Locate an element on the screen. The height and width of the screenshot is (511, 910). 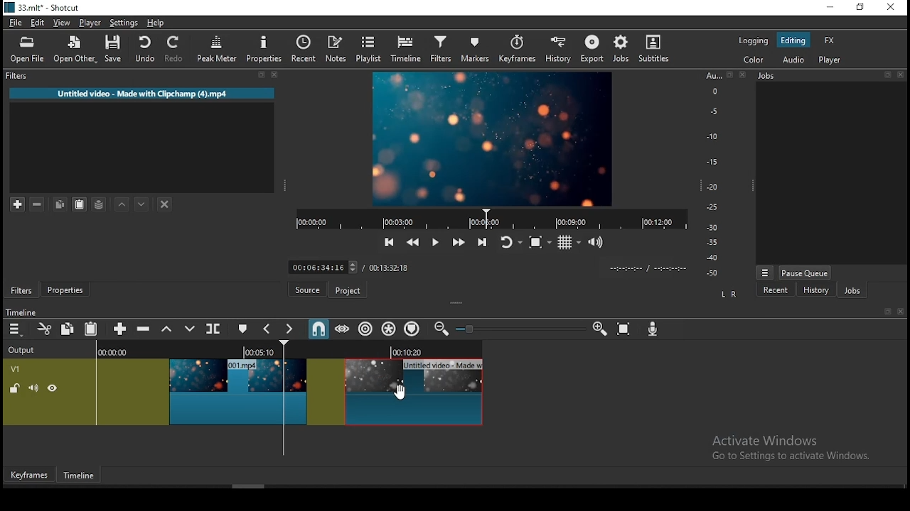
notes is located at coordinates (338, 49).